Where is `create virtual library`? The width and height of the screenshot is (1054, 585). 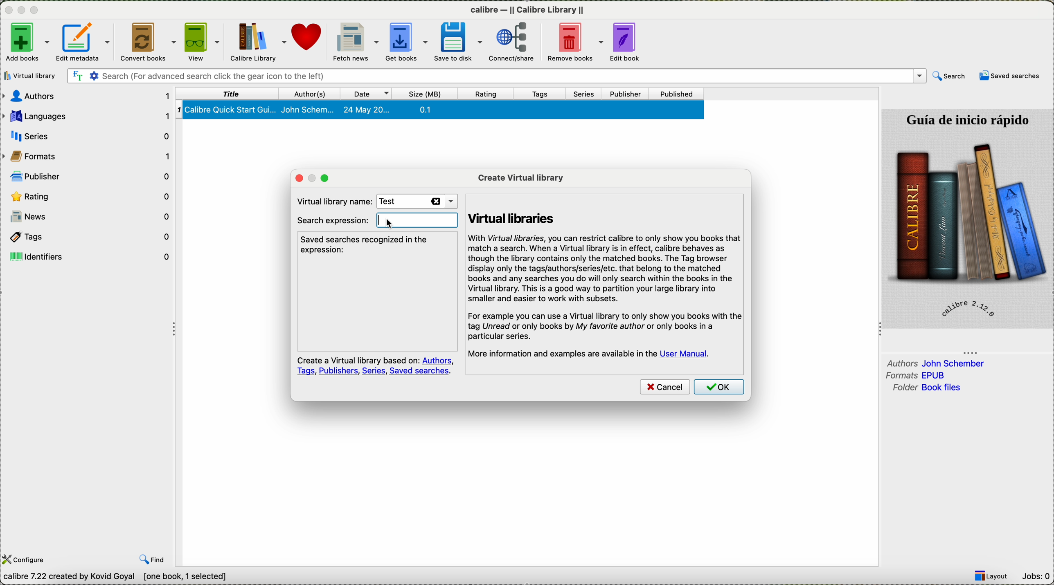 create virtual library is located at coordinates (521, 177).